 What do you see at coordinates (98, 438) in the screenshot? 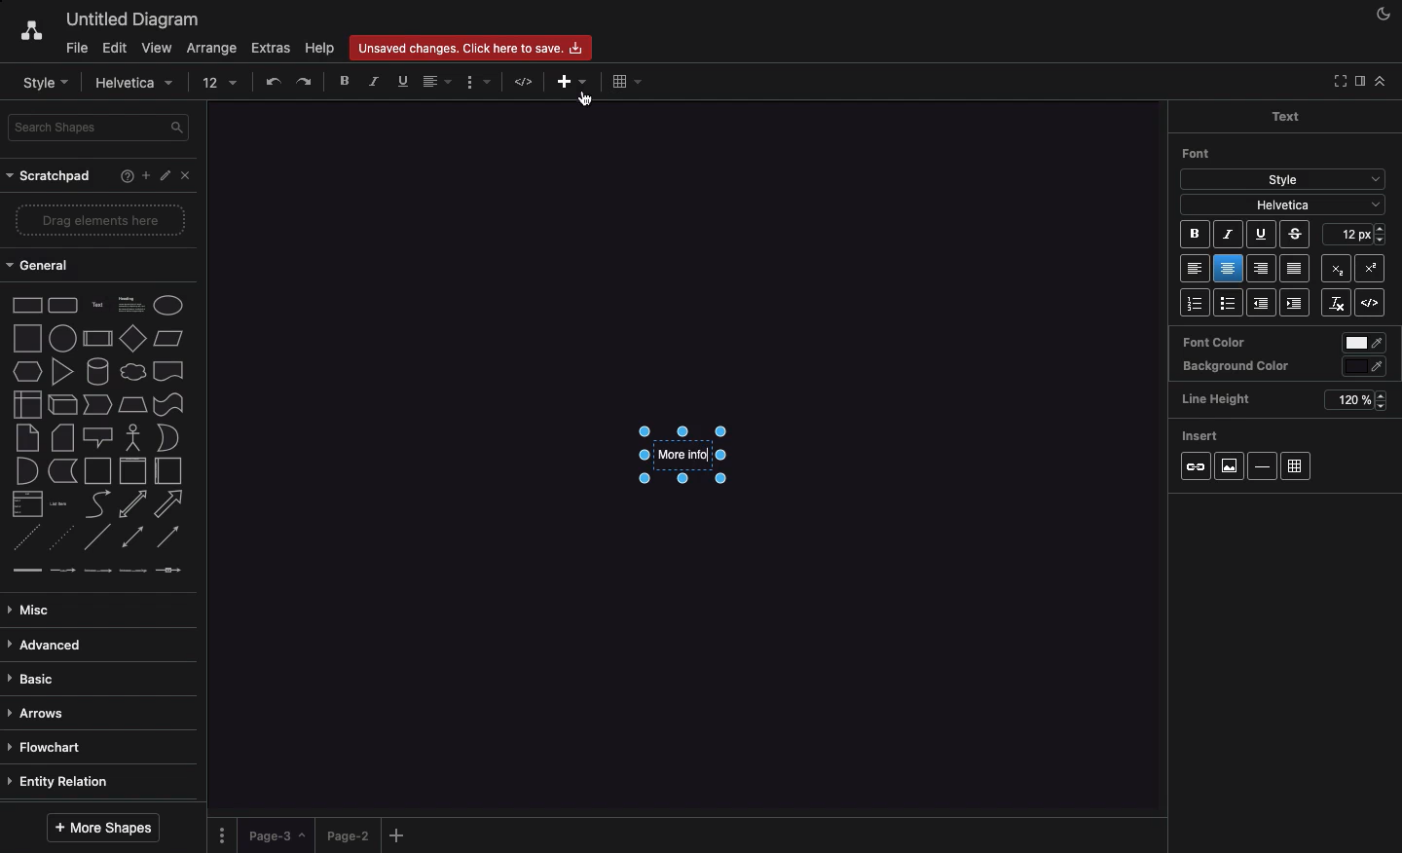
I see `callout` at bounding box center [98, 438].